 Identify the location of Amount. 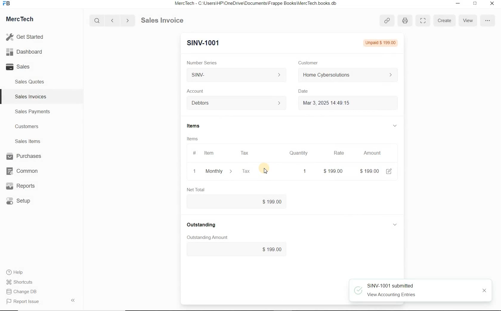
(369, 153).